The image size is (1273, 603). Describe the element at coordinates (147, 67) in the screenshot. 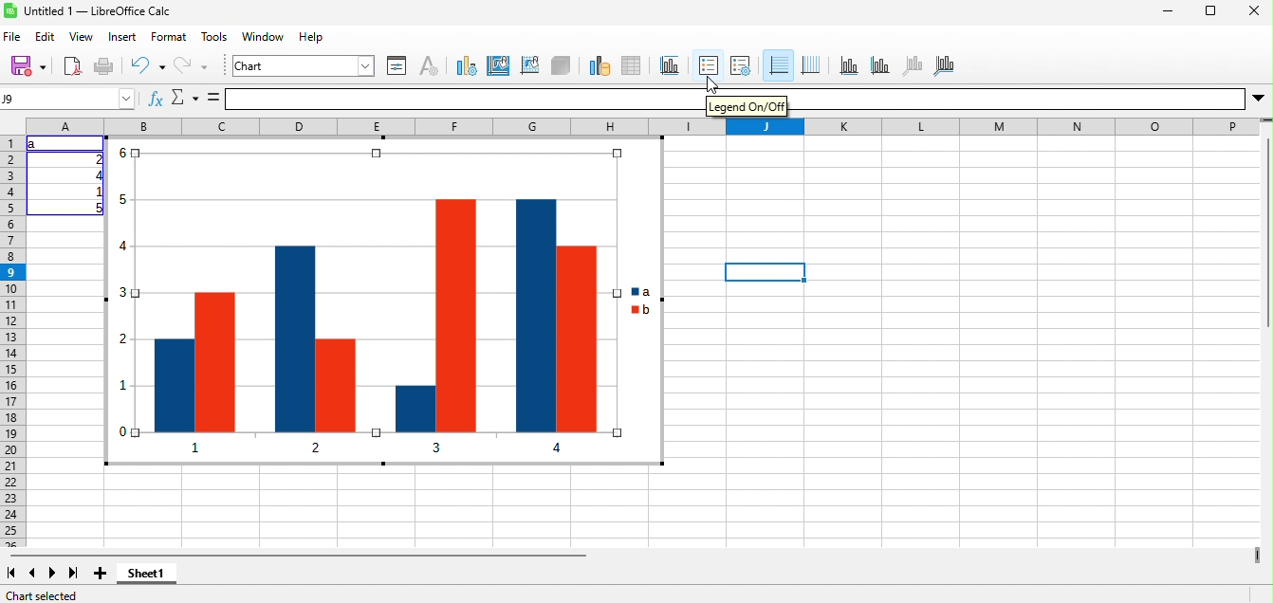

I see `undo` at that location.